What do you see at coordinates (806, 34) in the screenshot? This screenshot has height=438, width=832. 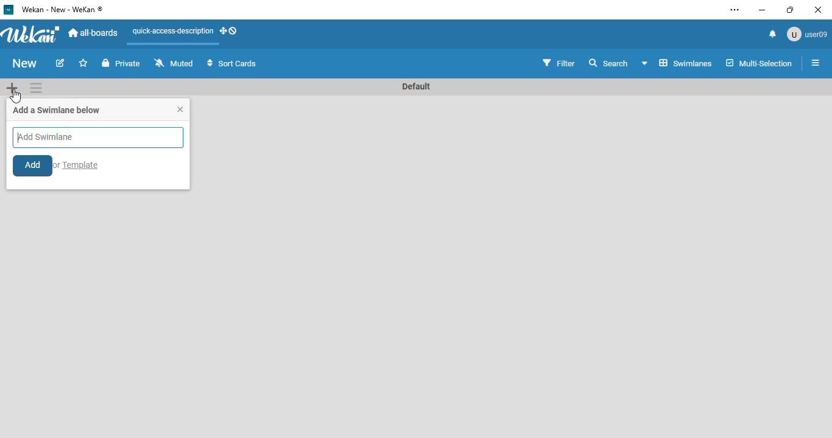 I see `user09` at bounding box center [806, 34].